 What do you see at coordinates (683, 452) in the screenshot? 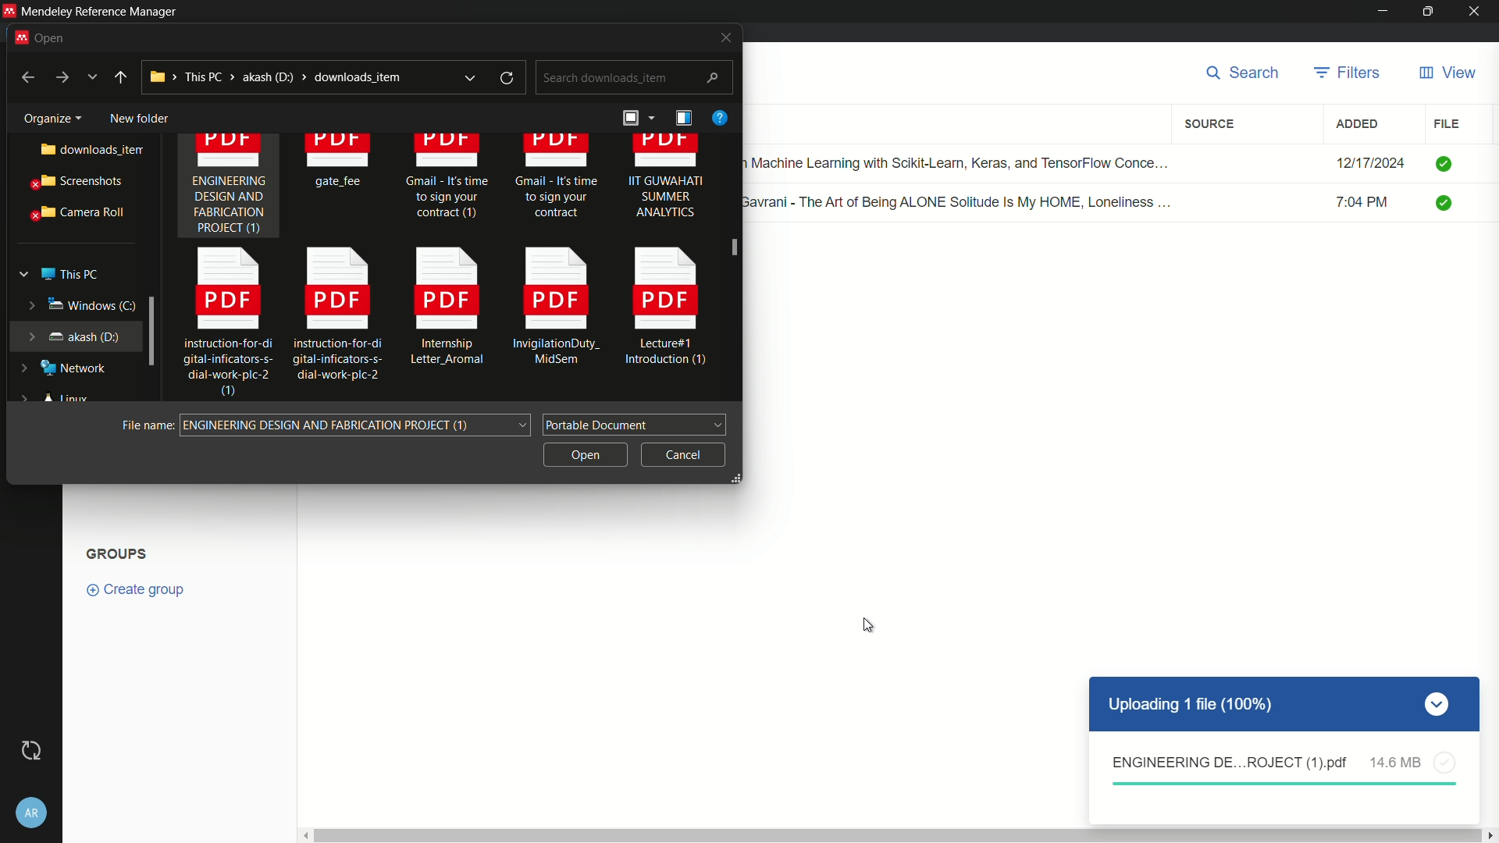
I see `cancel` at bounding box center [683, 452].